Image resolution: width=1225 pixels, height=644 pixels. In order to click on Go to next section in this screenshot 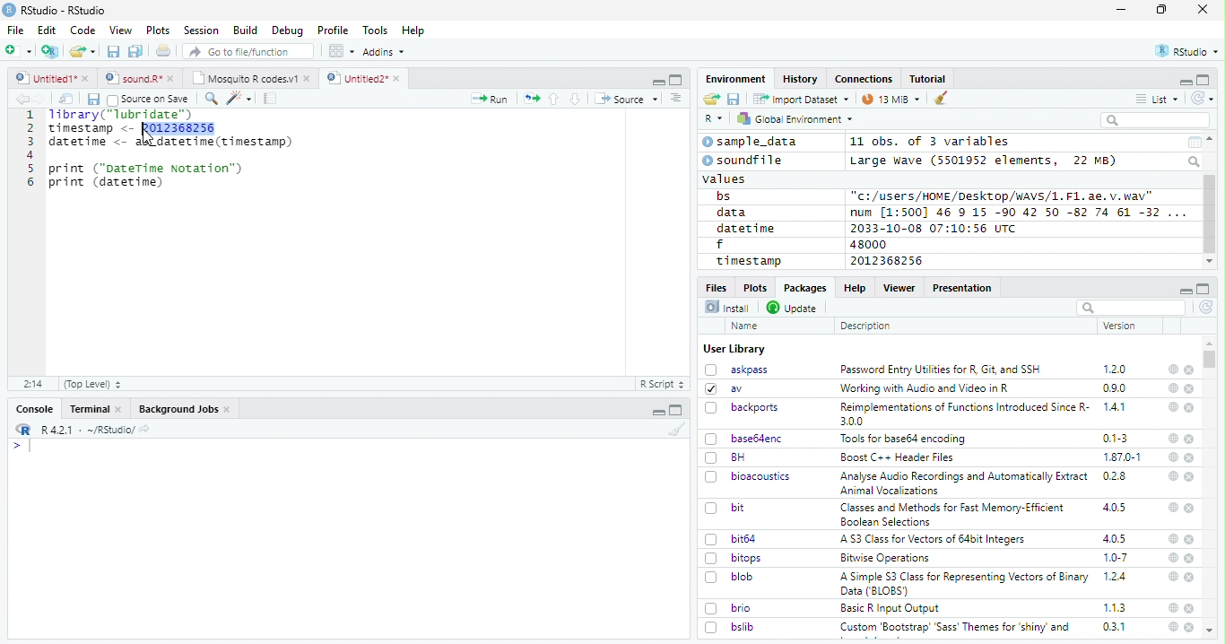, I will do `click(578, 99)`.